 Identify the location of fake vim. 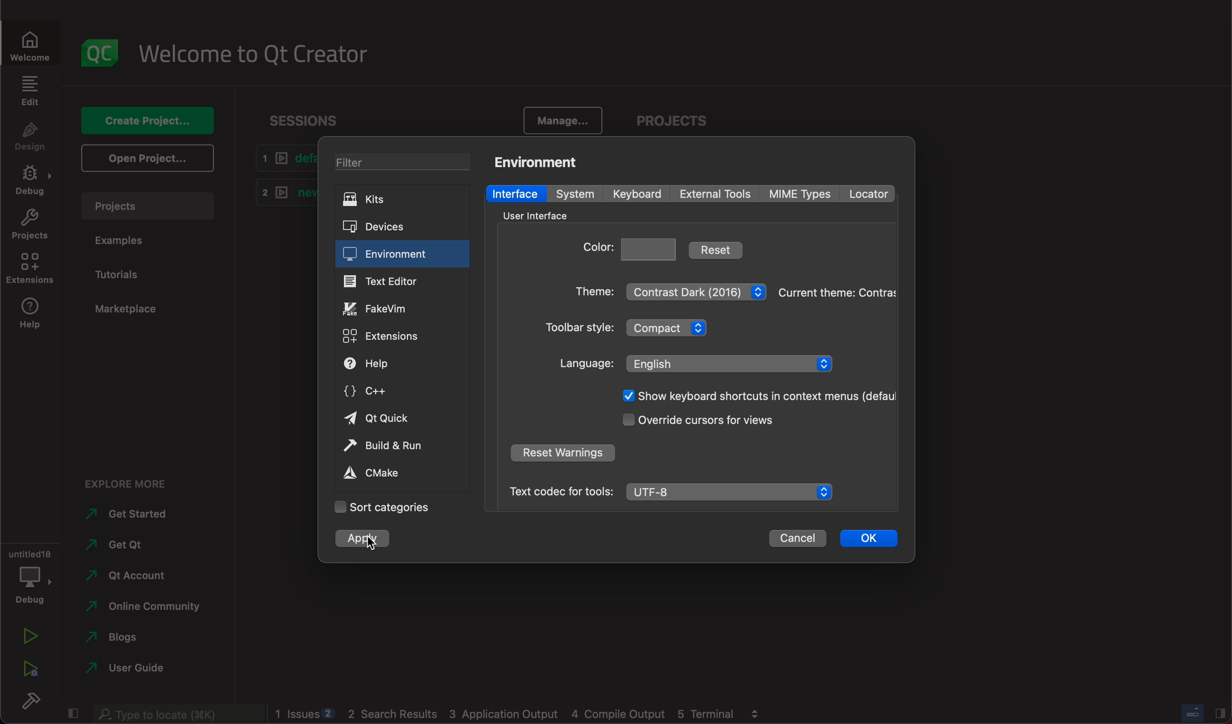
(387, 308).